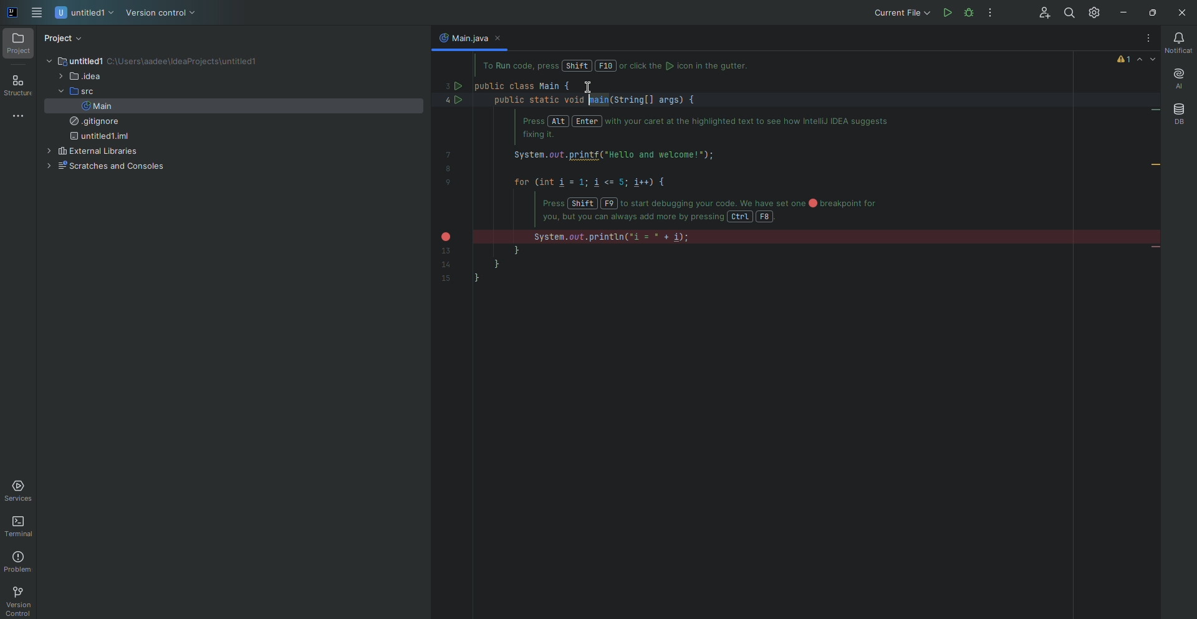 Image resolution: width=1197 pixels, height=619 pixels. I want to click on Untitled 1, so click(74, 60).